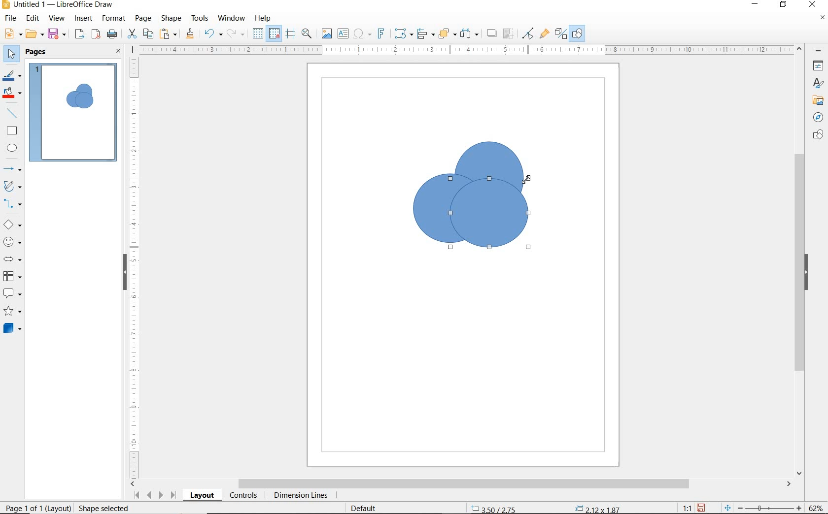  What do you see at coordinates (757, 5) in the screenshot?
I see `MINIMIZE` at bounding box center [757, 5].